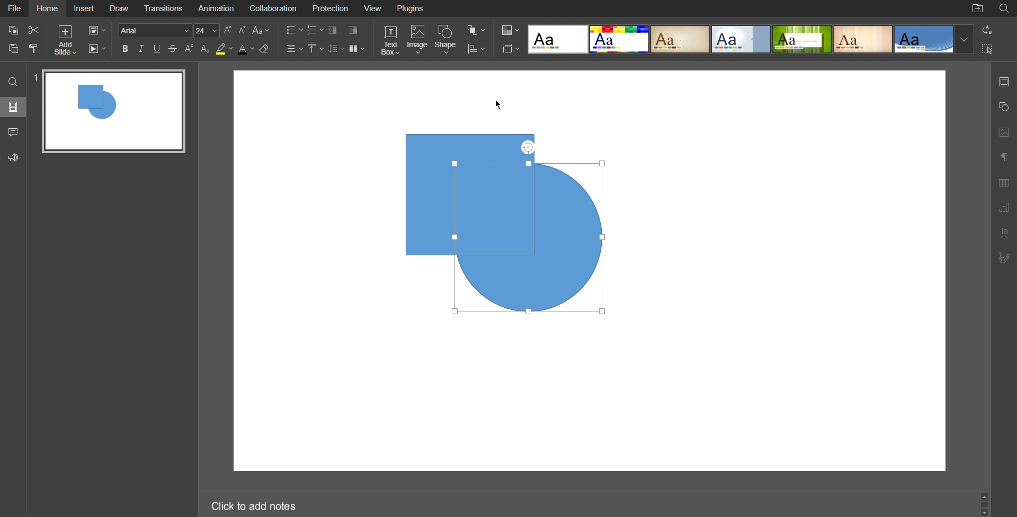  Describe the element at coordinates (164, 8) in the screenshot. I see `Transitions` at that location.